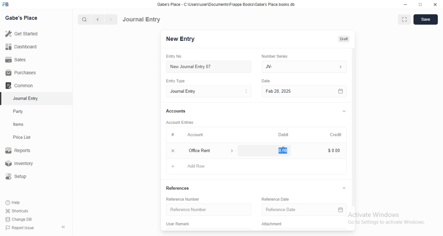 Image resolution: width=443 pixels, height=236 pixels. What do you see at coordinates (22, 18) in the screenshot?
I see `Gabe's Place` at bounding box center [22, 18].